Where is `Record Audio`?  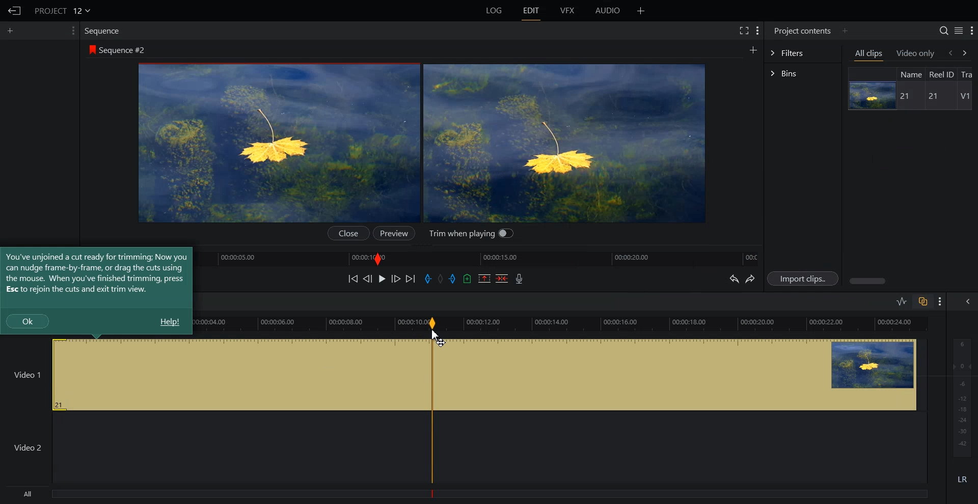
Record Audio is located at coordinates (520, 278).